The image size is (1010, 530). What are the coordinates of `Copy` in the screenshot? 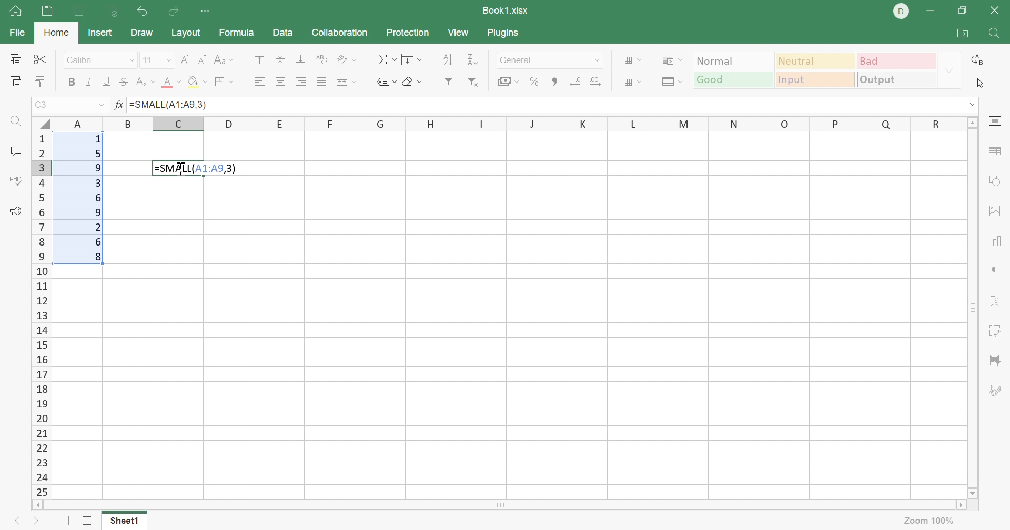 It's located at (18, 59).